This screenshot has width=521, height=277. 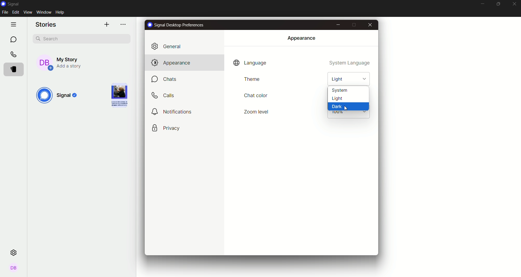 I want to click on view, so click(x=28, y=12).